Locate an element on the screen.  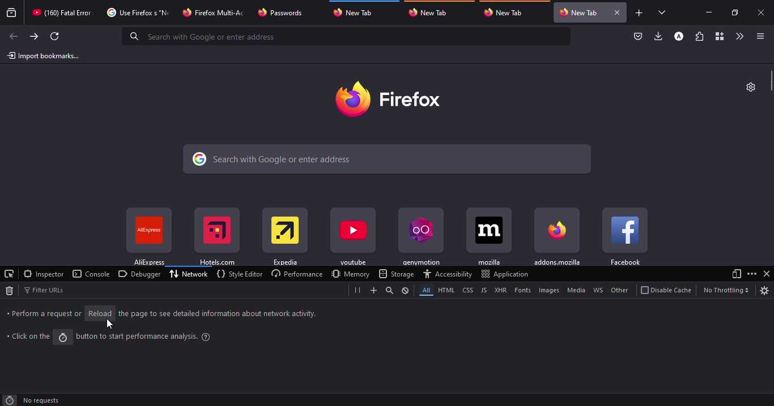
add is located at coordinates (371, 290).